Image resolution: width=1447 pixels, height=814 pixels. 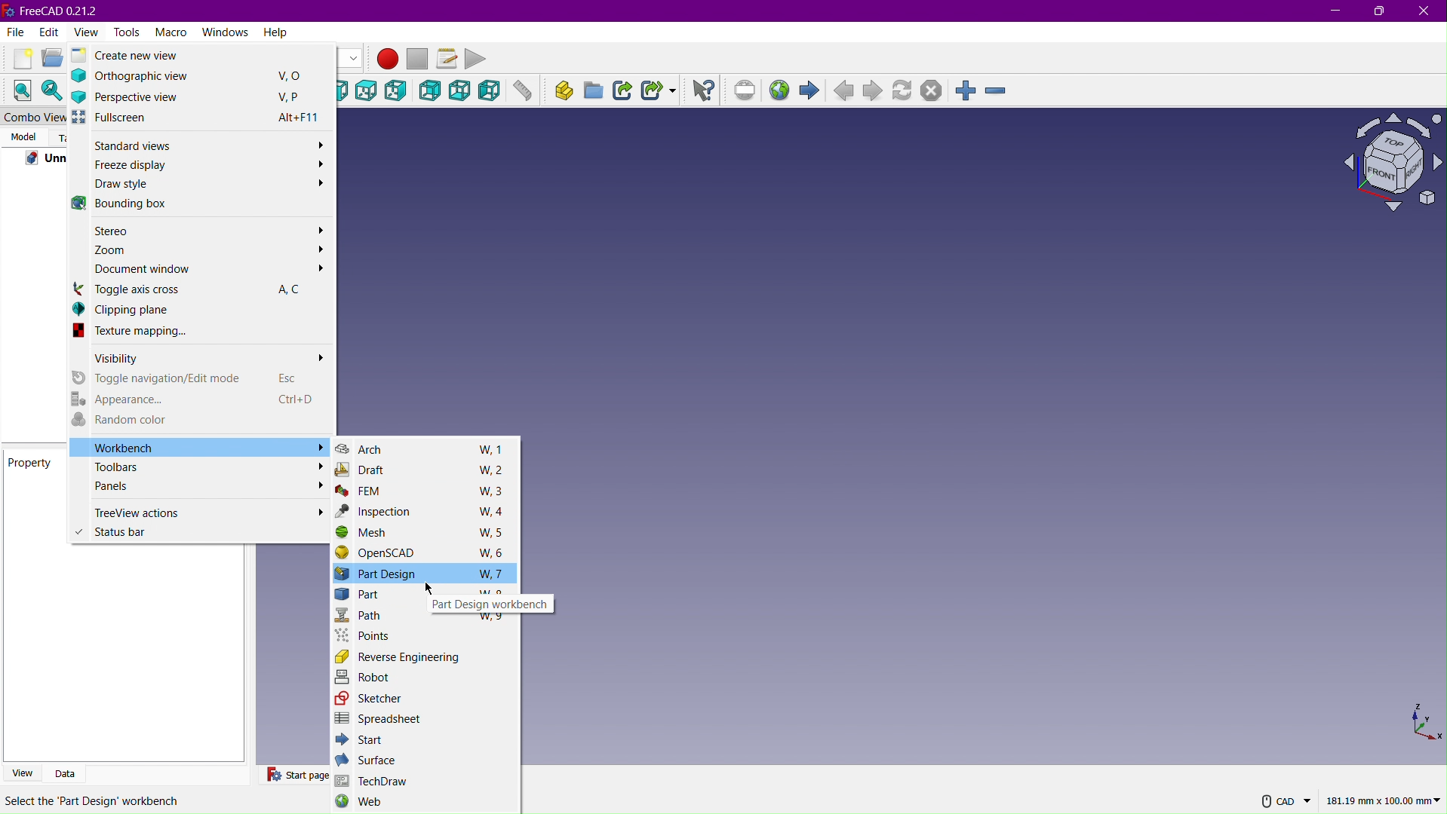 What do you see at coordinates (429, 91) in the screenshot?
I see `Back` at bounding box center [429, 91].